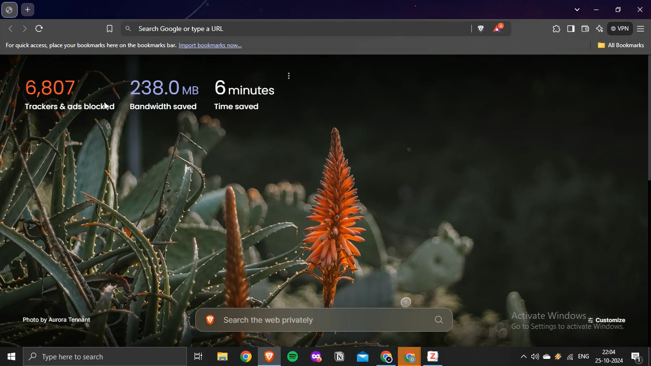 The image size is (651, 366). Describe the element at coordinates (65, 320) in the screenshot. I see `photo by aurora` at that location.